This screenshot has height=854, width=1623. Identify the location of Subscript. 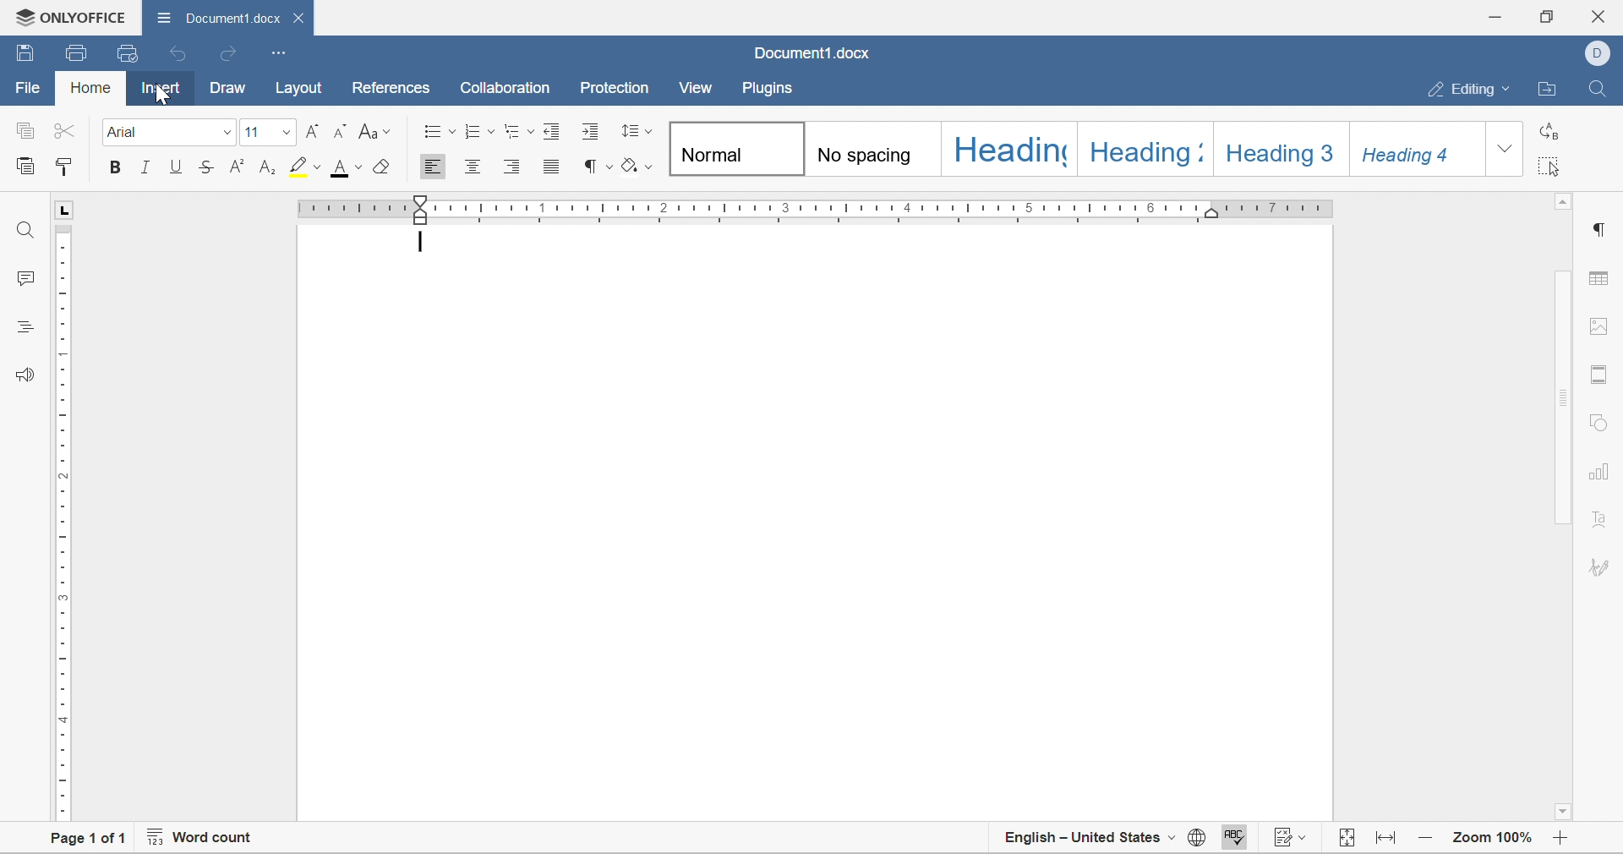
(268, 167).